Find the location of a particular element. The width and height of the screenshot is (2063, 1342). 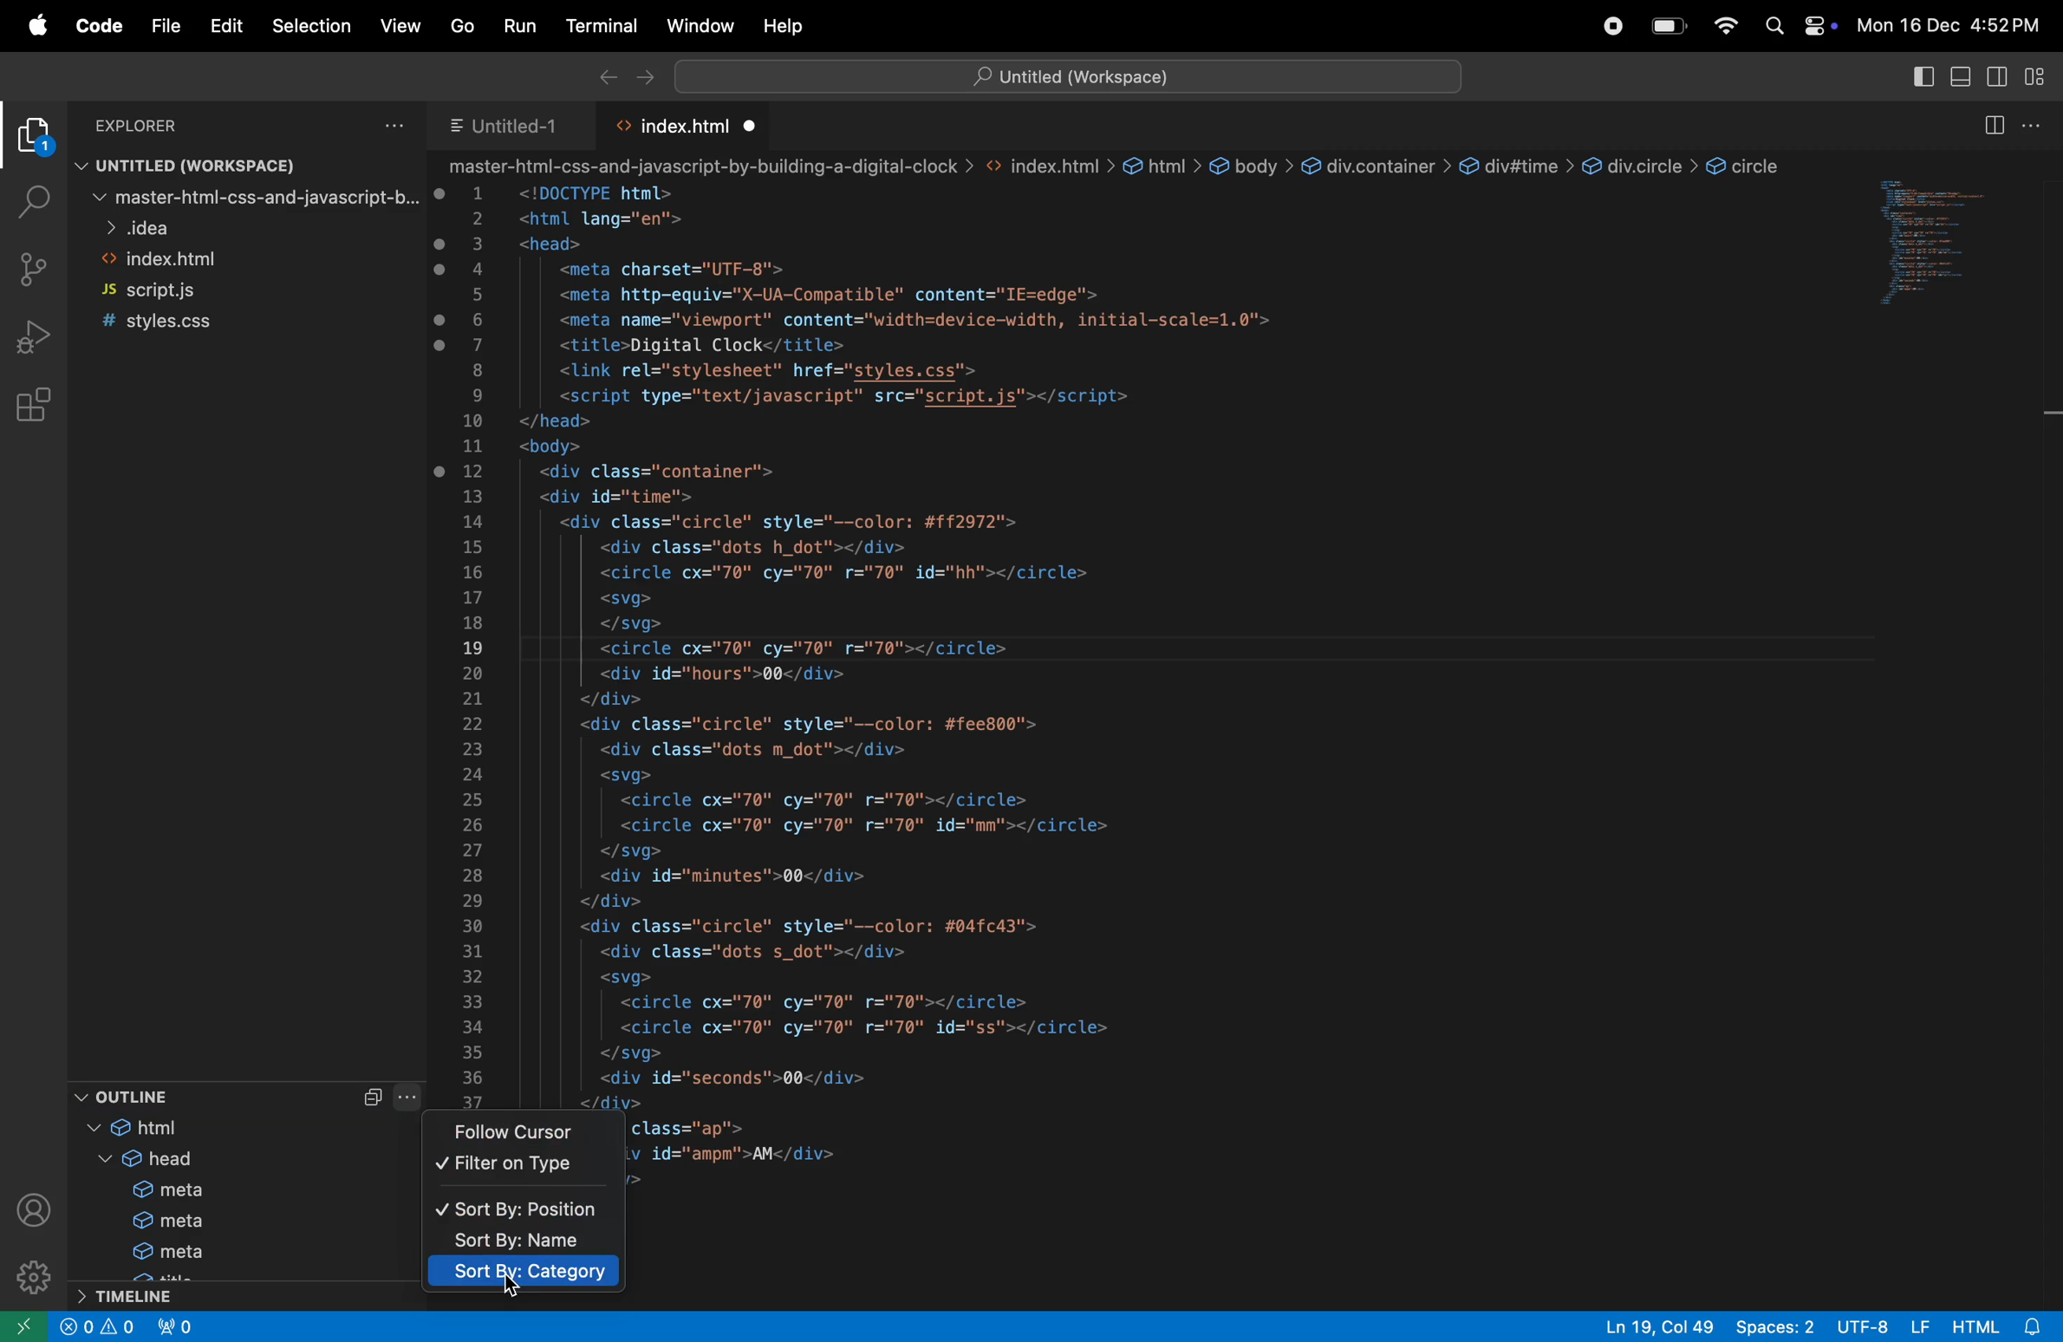

filter on type is located at coordinates (517, 1166).